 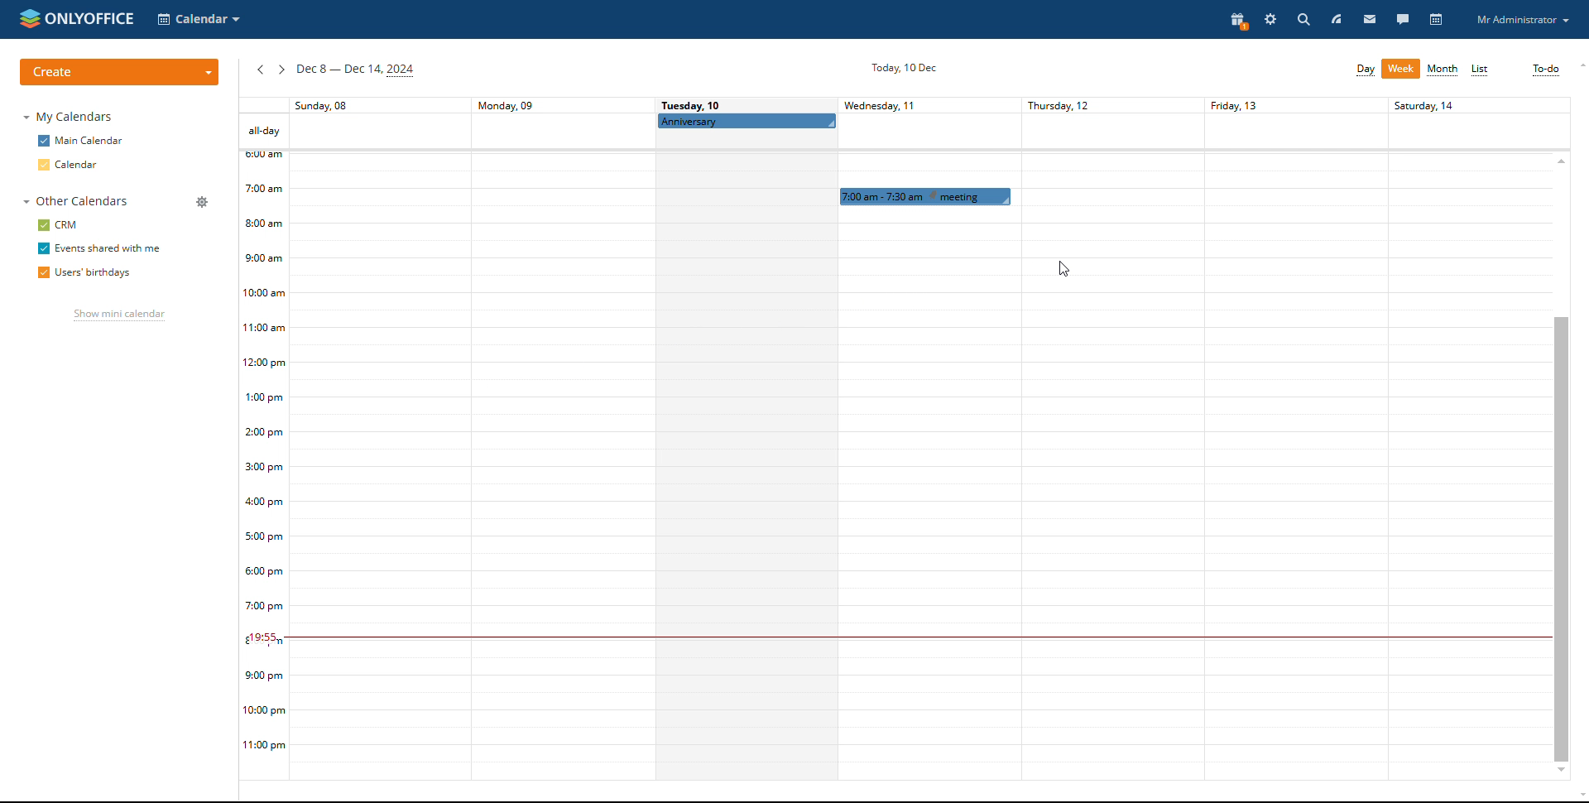 I want to click on month view, so click(x=1443, y=70).